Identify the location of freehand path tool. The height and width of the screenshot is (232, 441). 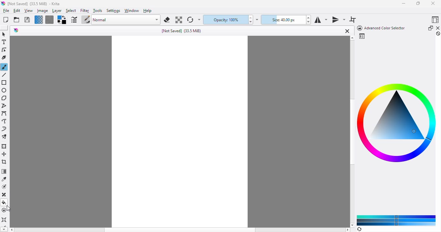
(5, 121).